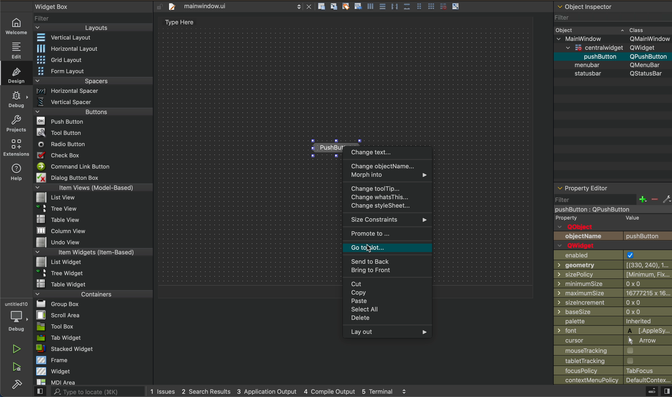 Image resolution: width=672 pixels, height=397 pixels. What do you see at coordinates (92, 305) in the screenshot?
I see `group box` at bounding box center [92, 305].